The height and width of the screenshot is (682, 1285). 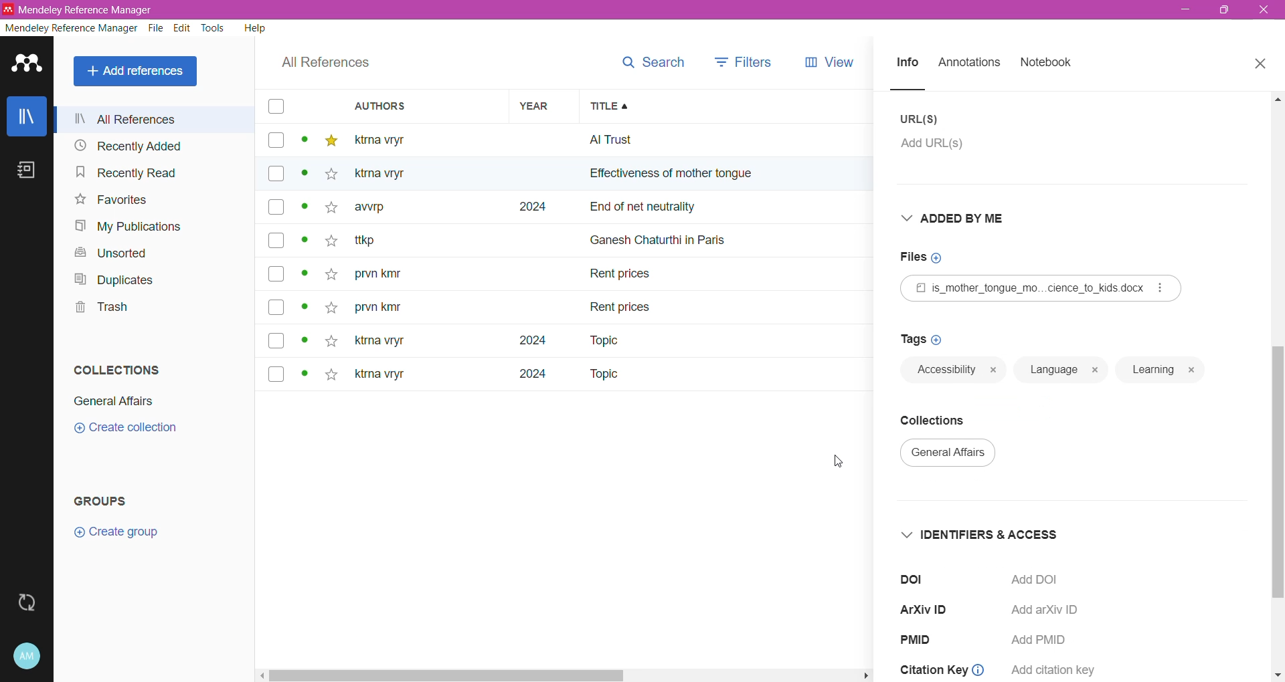 I want to click on ArXiV ID, so click(x=926, y=609).